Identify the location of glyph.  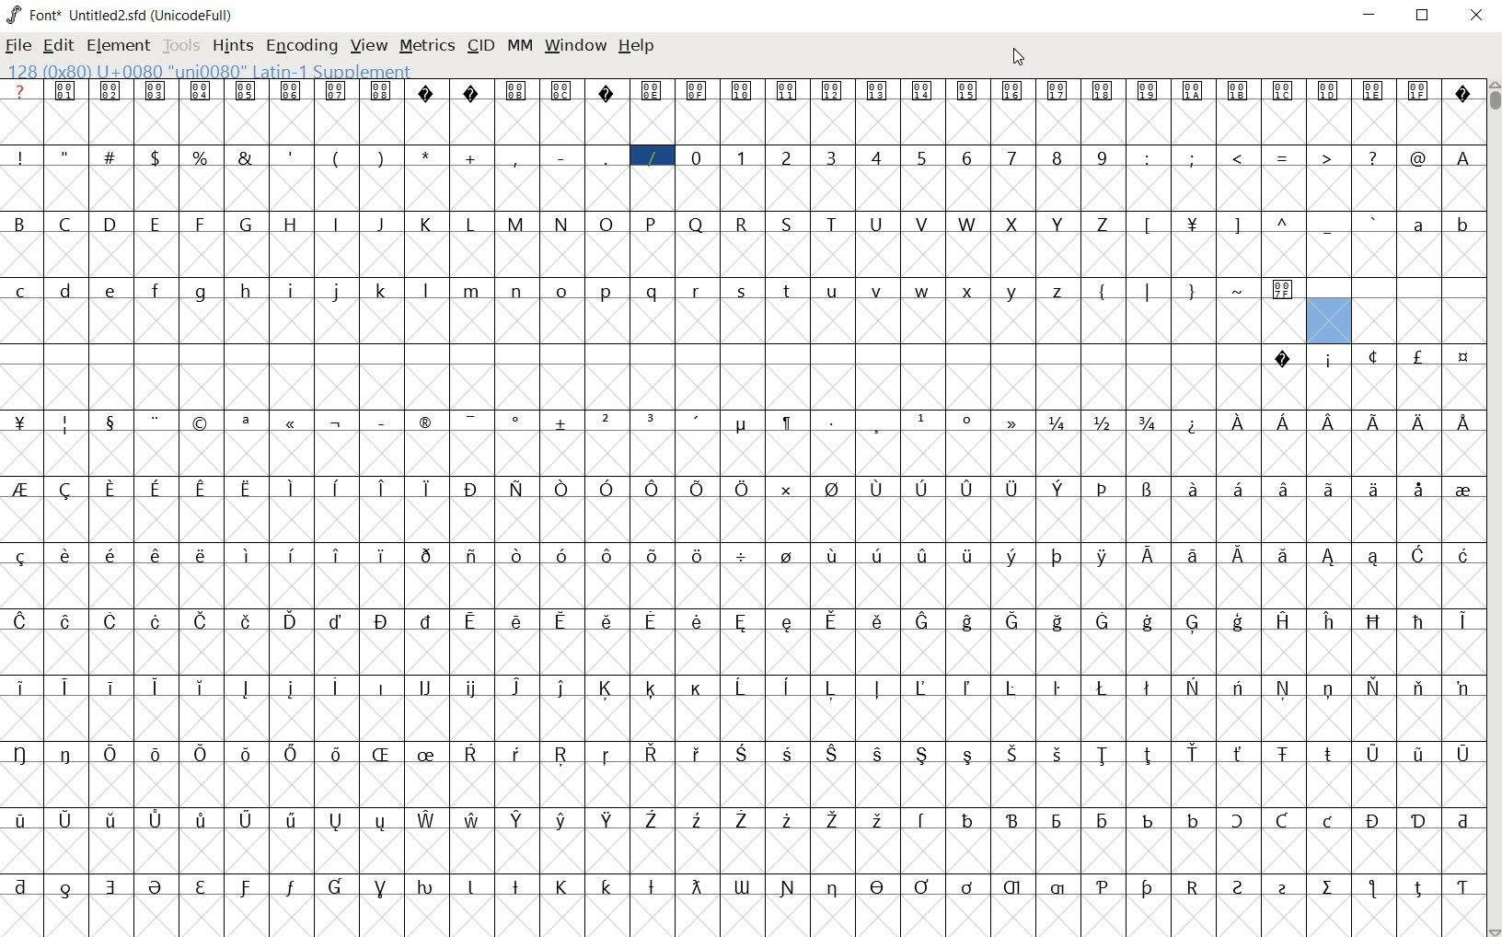
(968, 757).